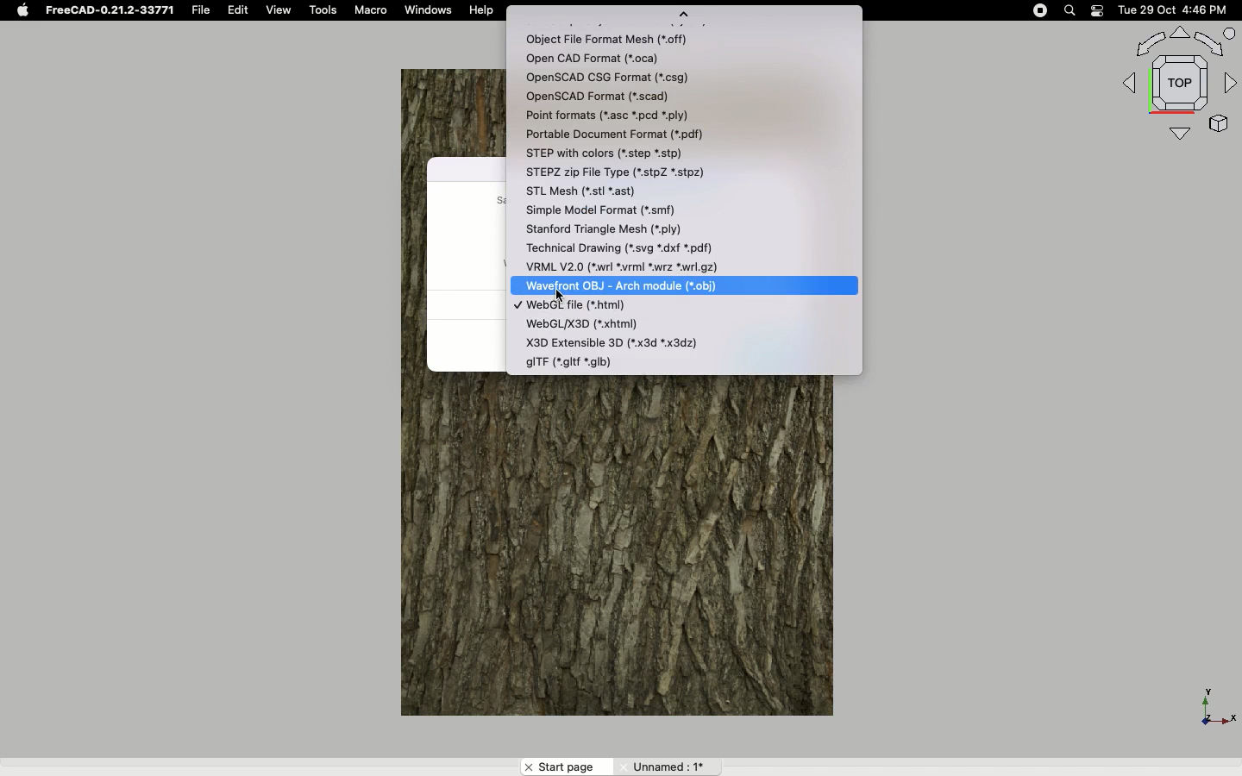 The image size is (1242, 776). I want to click on VRML v2.0(*.wrl*.vrml*.wrz*.wrl.gz), so click(629, 266).